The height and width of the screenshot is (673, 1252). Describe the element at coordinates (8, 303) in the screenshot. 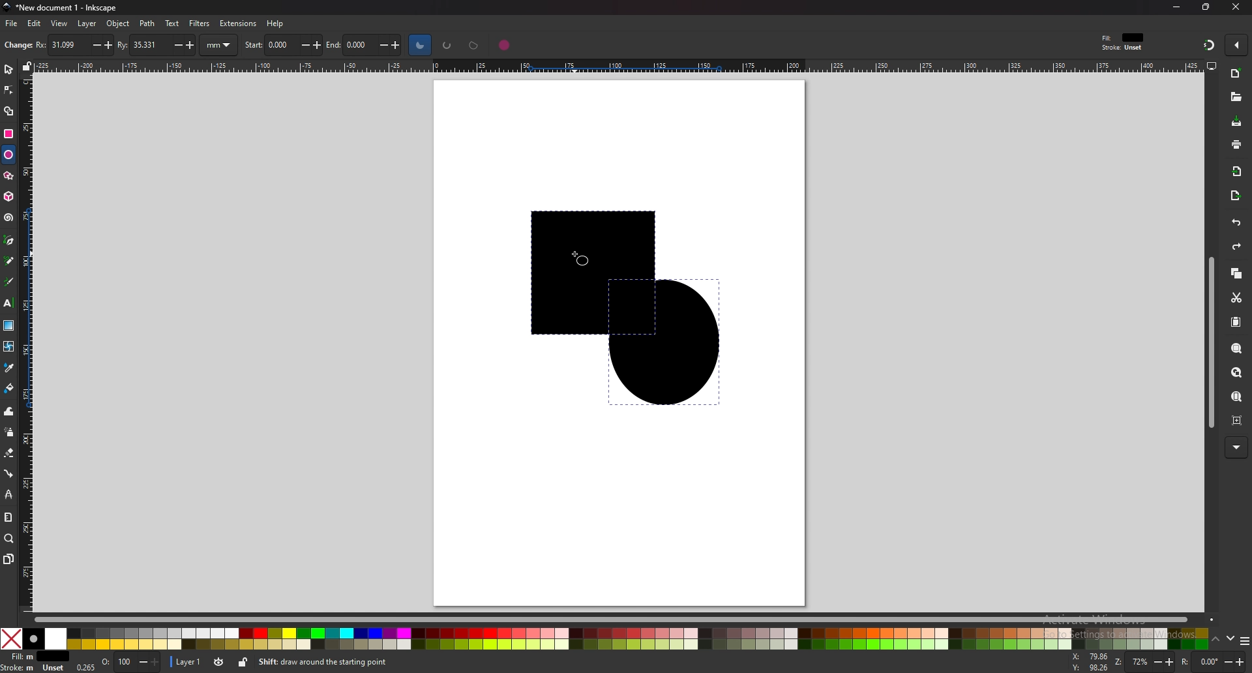

I see `text` at that location.